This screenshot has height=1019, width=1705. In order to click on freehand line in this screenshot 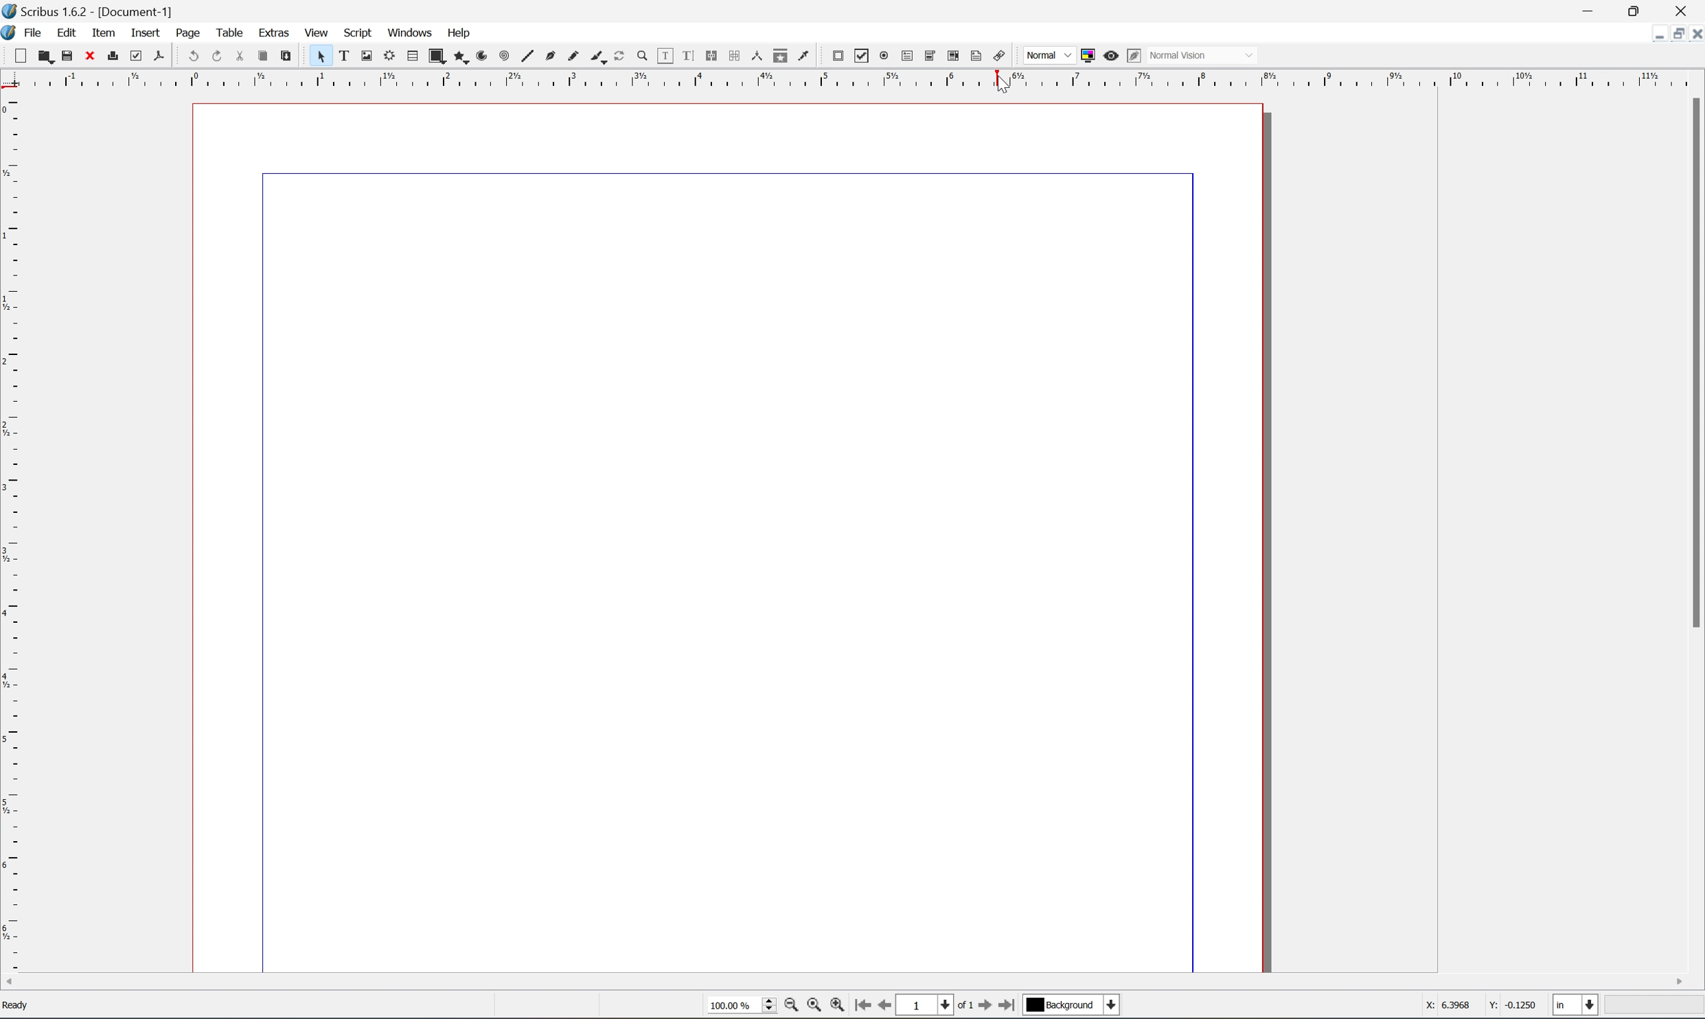, I will do `click(576, 56)`.